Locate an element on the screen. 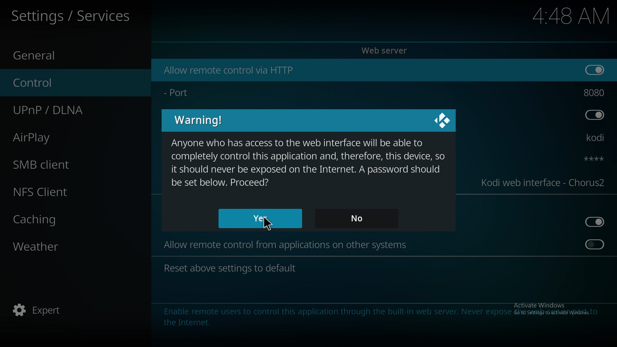  off is located at coordinates (596, 115).